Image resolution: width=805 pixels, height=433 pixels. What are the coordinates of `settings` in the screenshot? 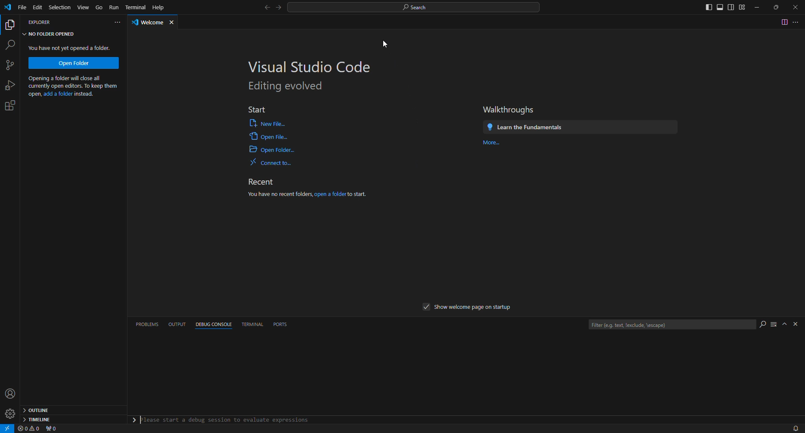 It's located at (14, 104).